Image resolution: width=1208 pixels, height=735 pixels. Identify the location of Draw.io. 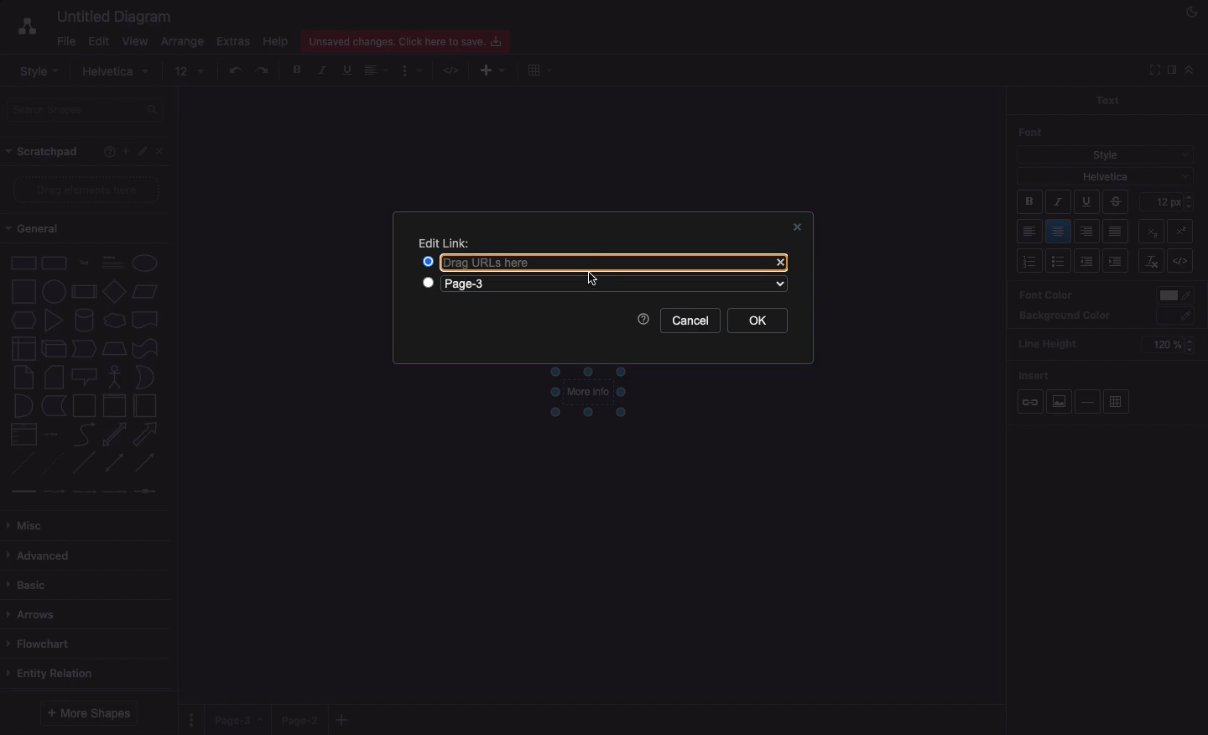
(18, 29).